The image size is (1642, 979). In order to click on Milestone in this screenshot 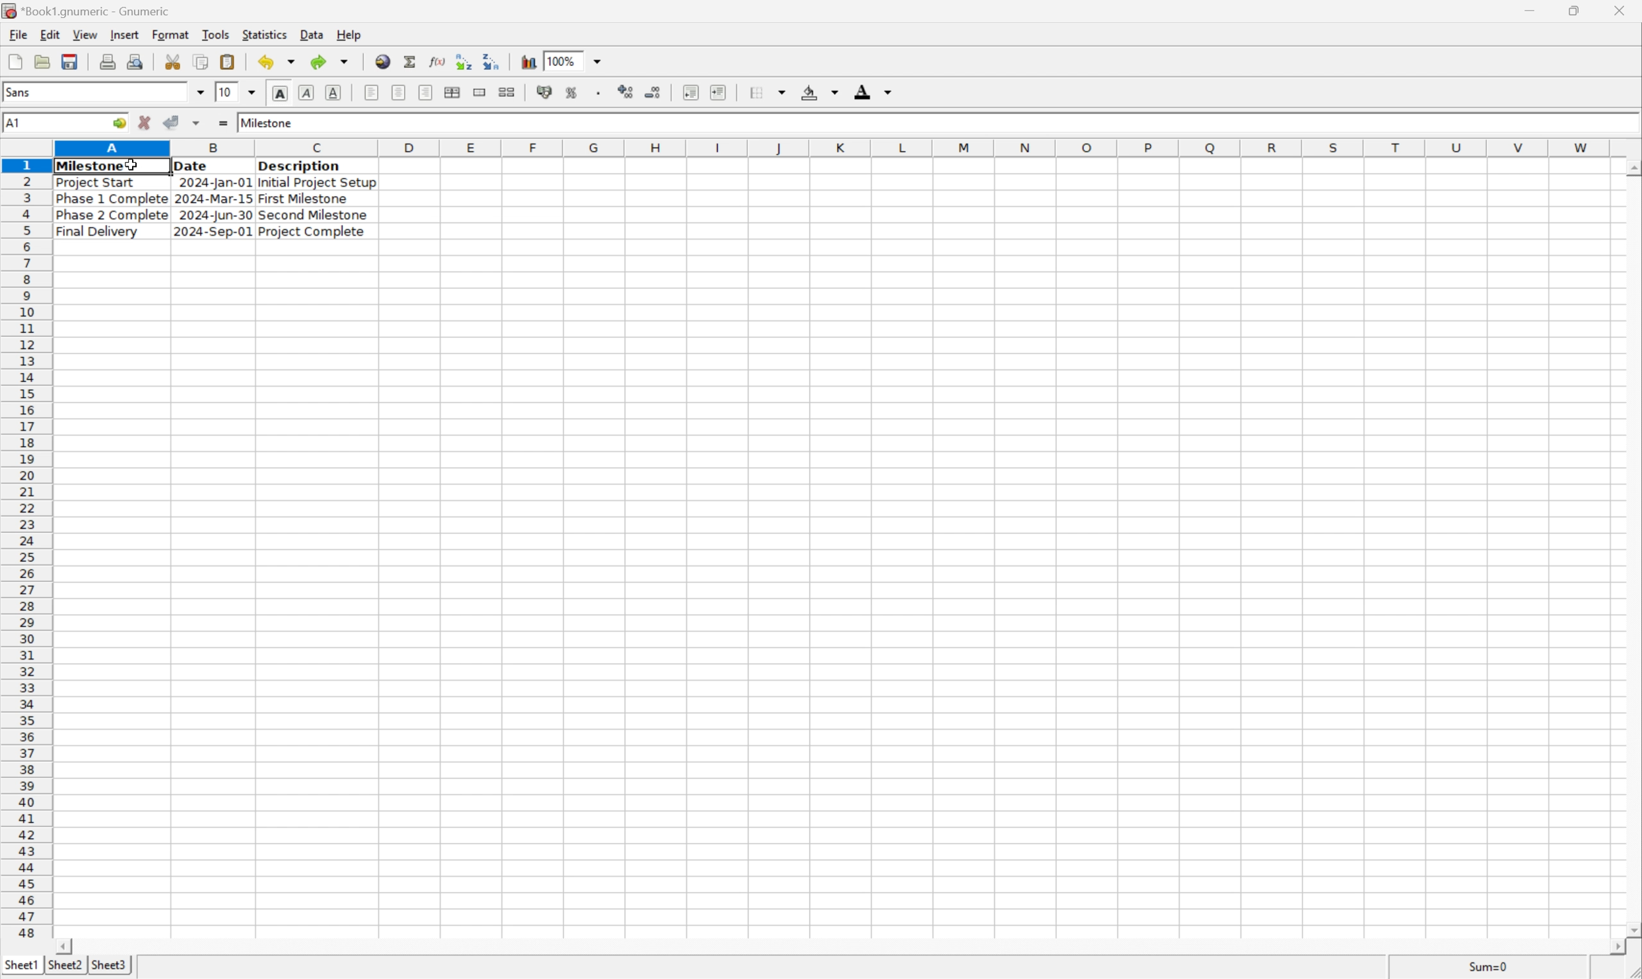, I will do `click(268, 121)`.